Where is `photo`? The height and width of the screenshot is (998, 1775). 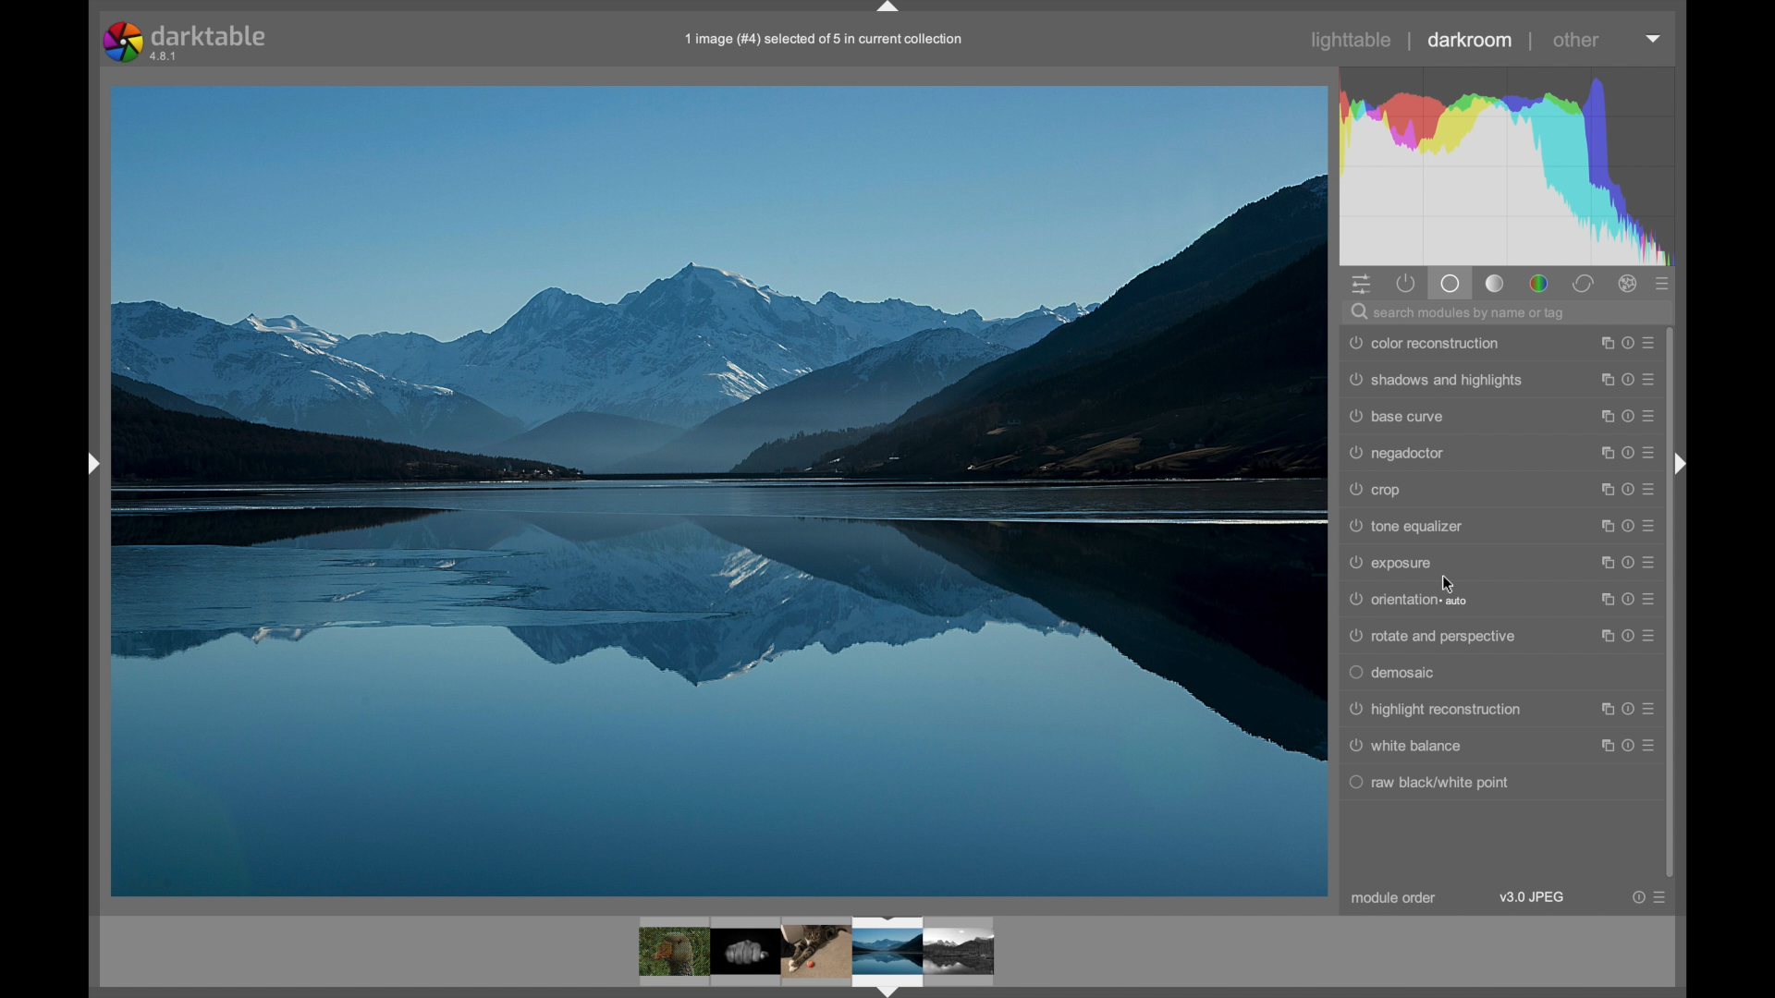
photo is located at coordinates (719, 490).